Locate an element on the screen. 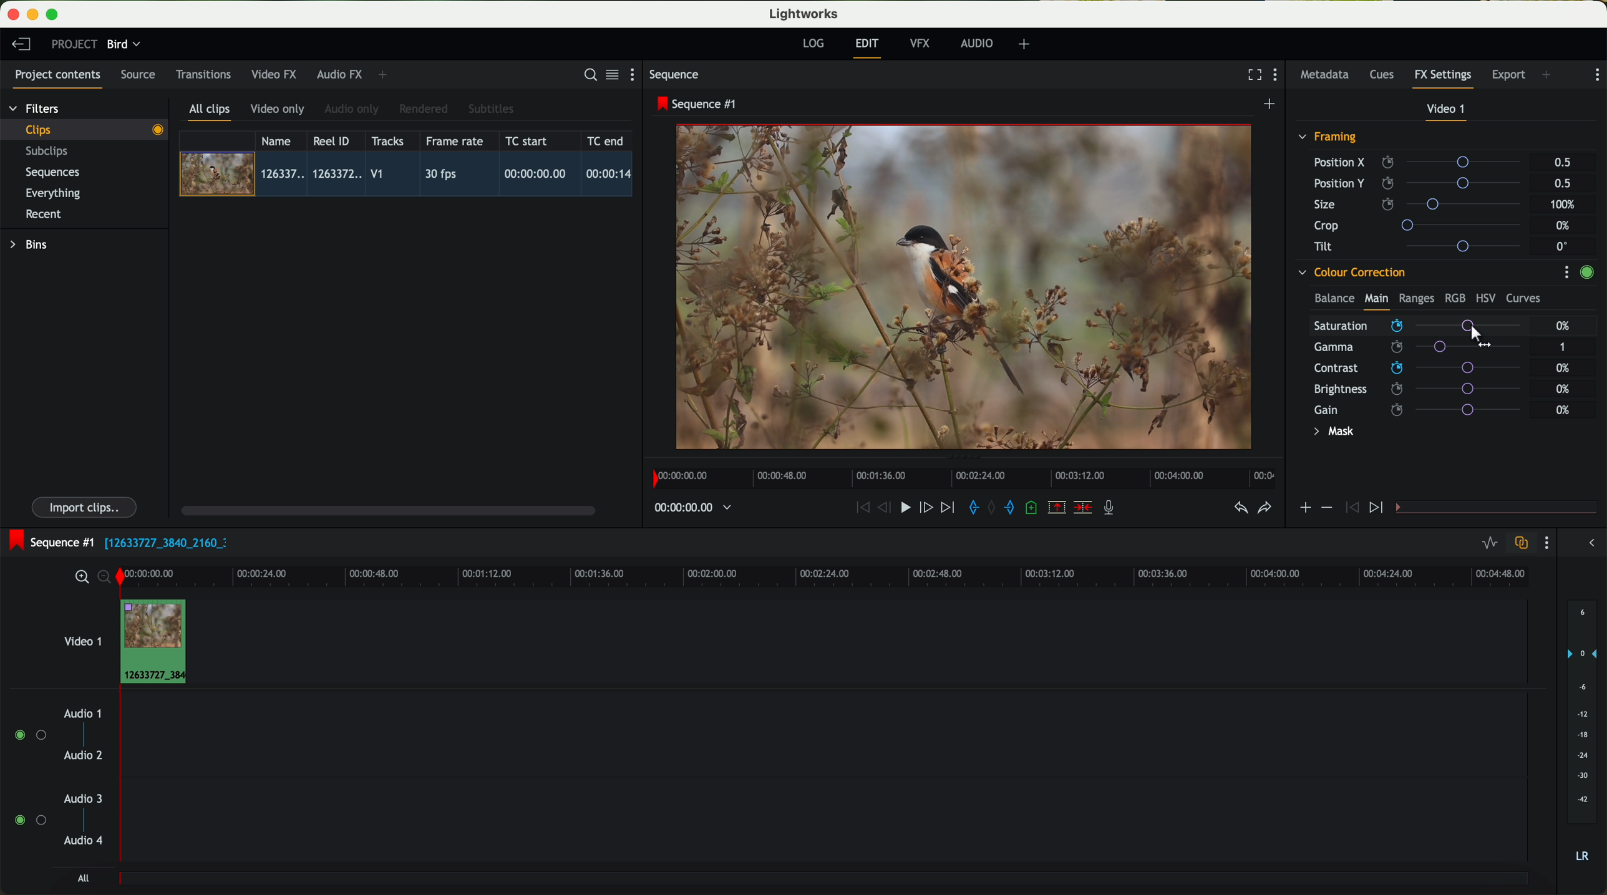  100% is located at coordinates (1566, 205).